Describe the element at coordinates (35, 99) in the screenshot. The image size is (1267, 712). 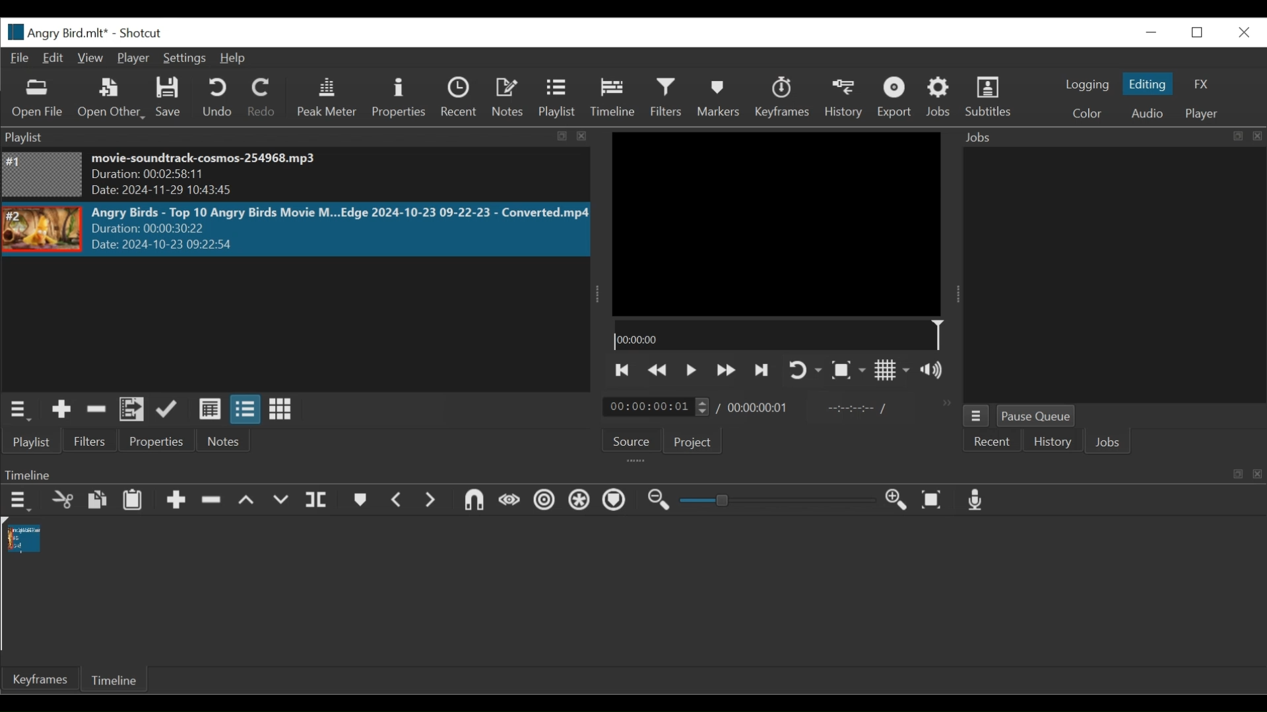
I see `Open File` at that location.